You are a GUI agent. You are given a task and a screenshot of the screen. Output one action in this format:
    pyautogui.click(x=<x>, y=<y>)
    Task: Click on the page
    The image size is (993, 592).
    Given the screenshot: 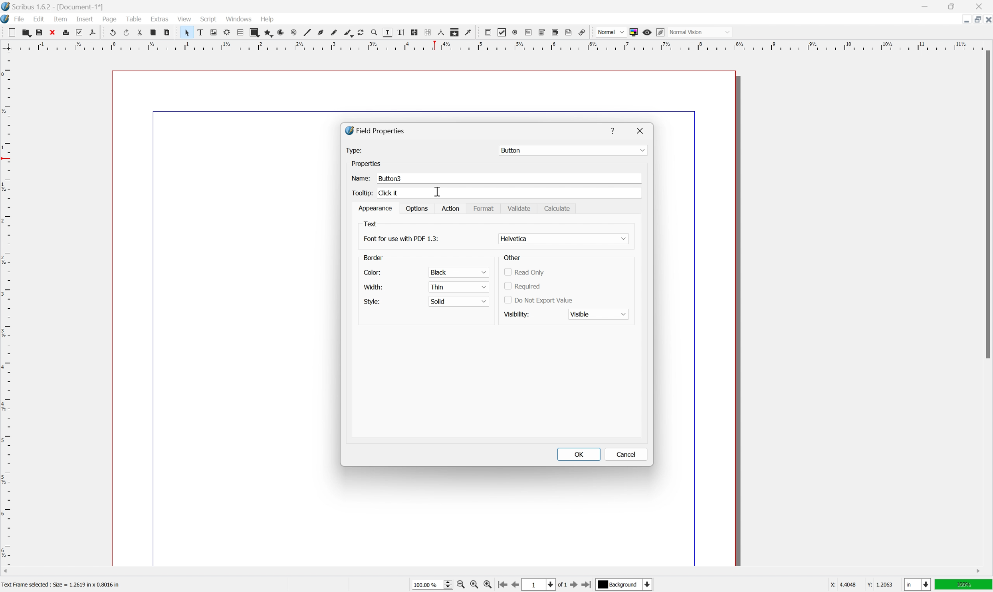 What is the action you would take?
    pyautogui.click(x=110, y=20)
    